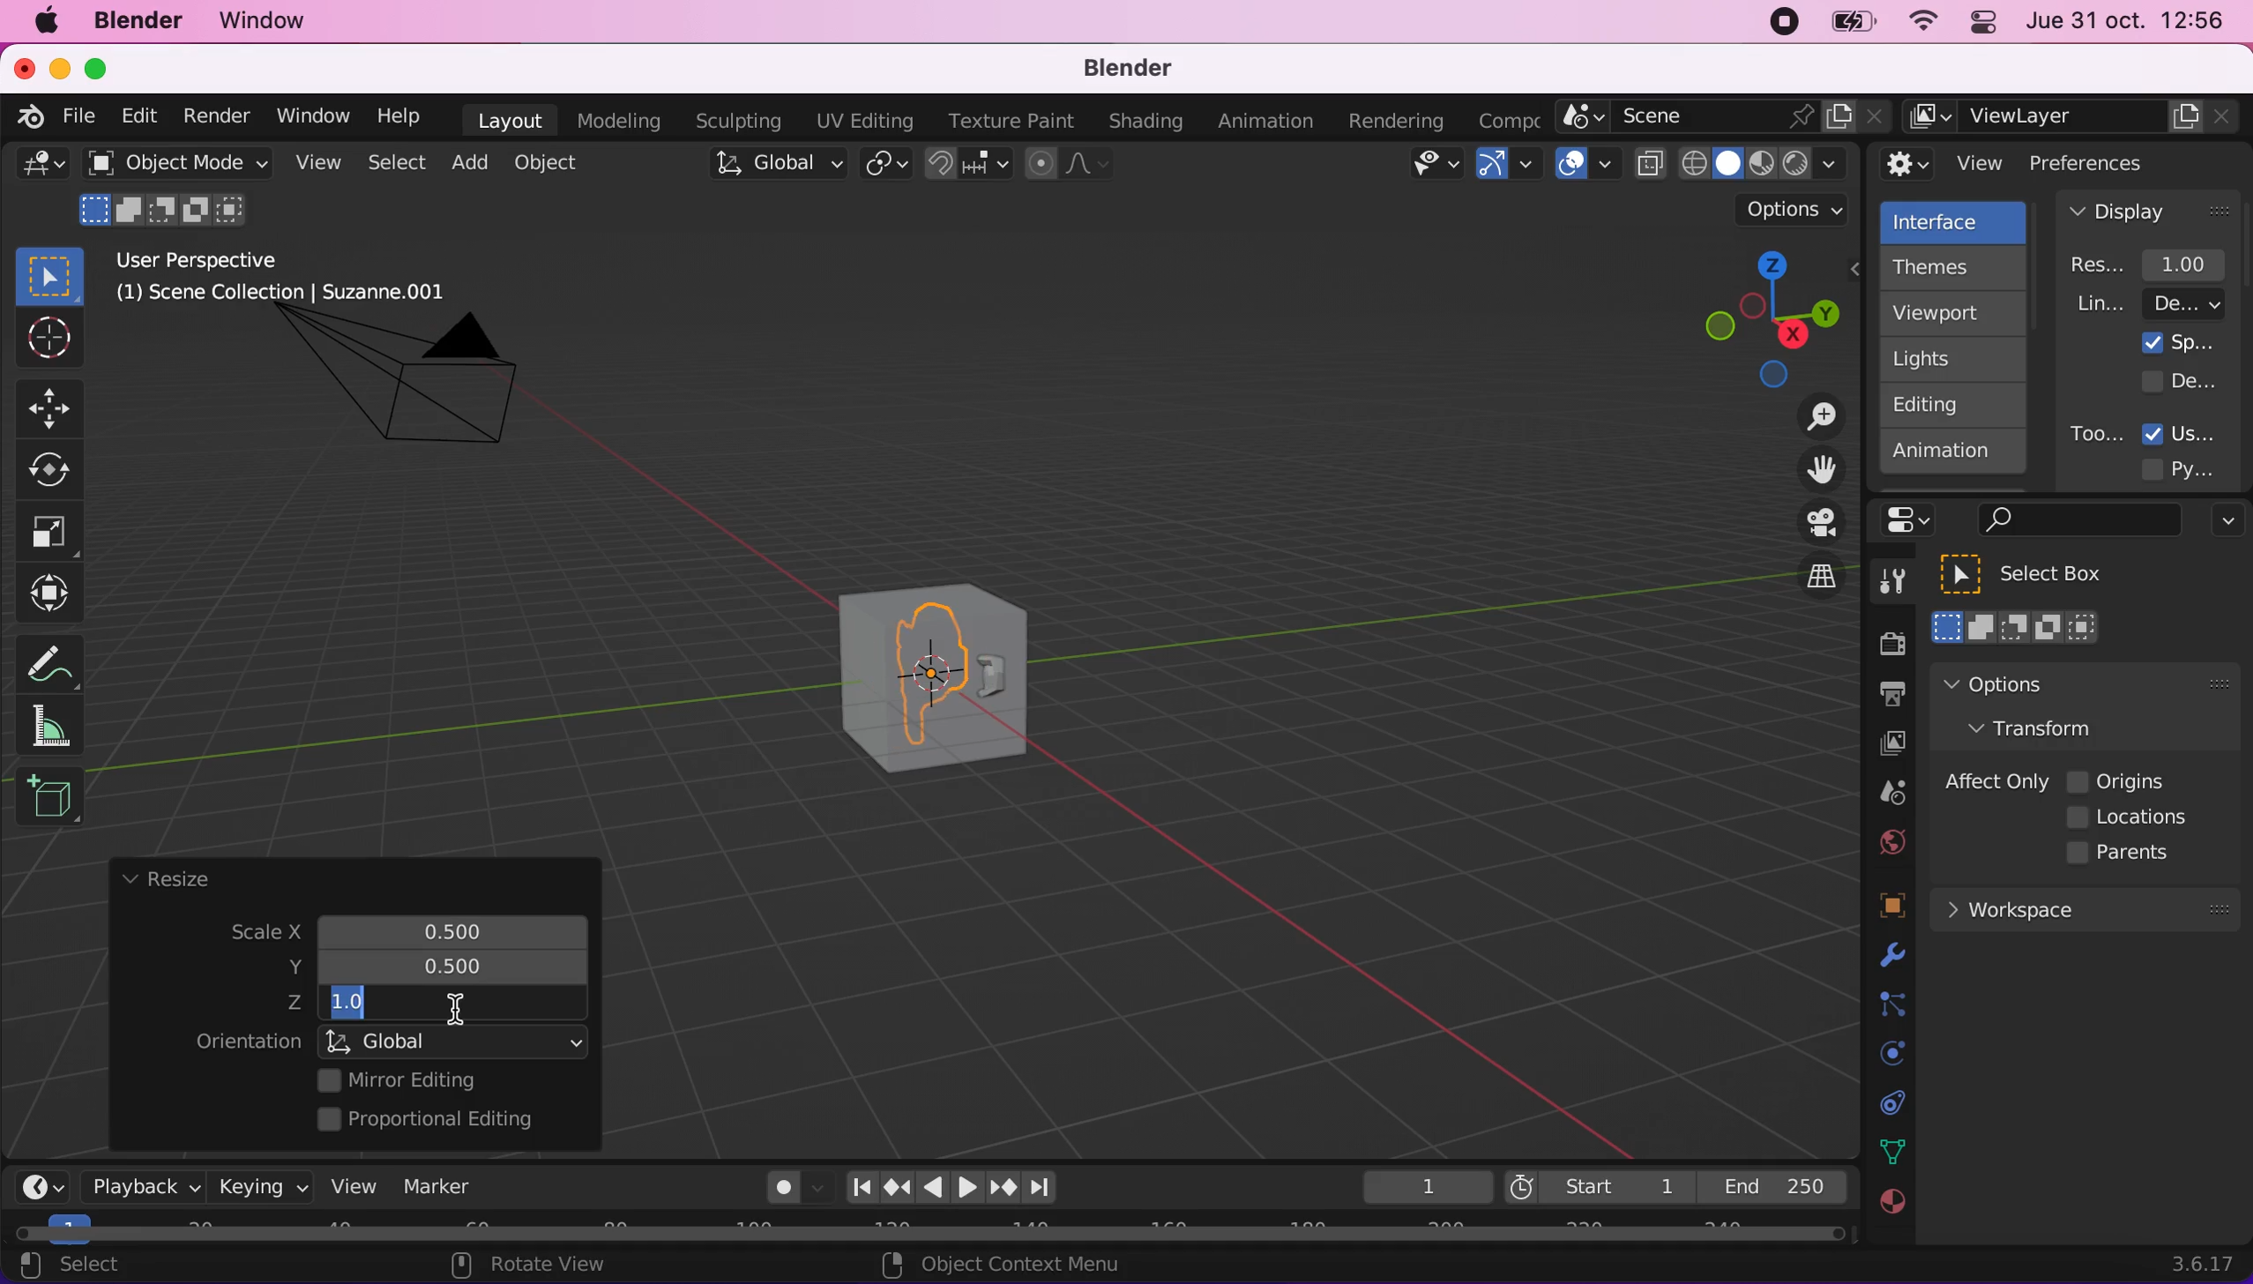 The width and height of the screenshot is (2253, 1284). I want to click on user perspective (1) scene collection | suzzane.001, so click(295, 279).